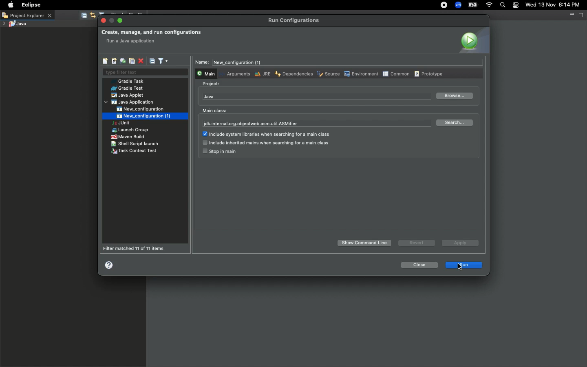  I want to click on Grade test, so click(126, 88).